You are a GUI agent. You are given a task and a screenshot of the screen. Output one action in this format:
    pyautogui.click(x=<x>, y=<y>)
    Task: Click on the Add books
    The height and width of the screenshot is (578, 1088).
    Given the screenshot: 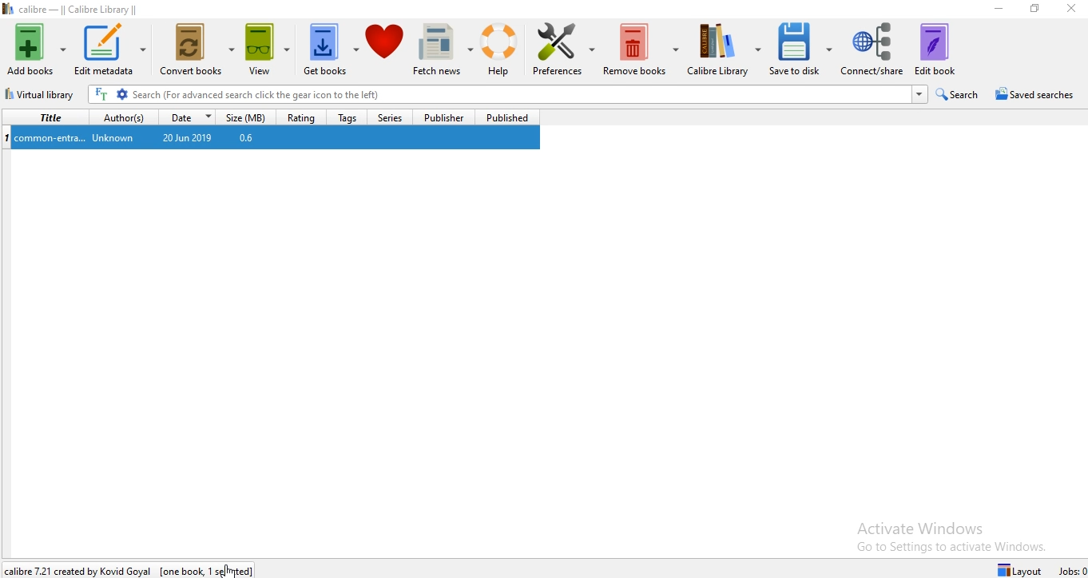 What is the action you would take?
    pyautogui.click(x=37, y=46)
    